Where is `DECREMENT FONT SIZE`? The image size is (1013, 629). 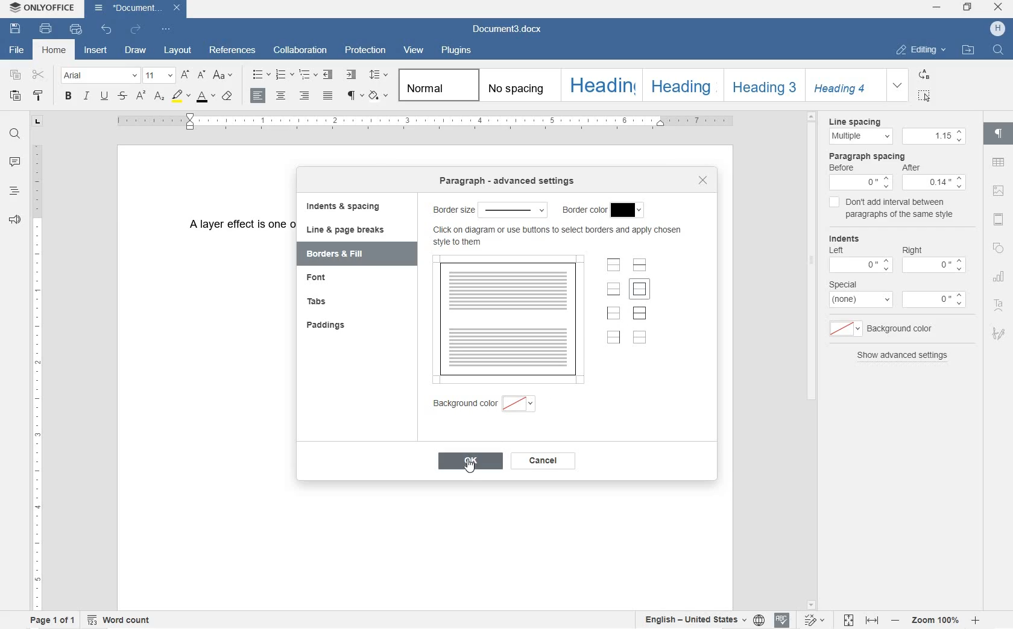 DECREMENT FONT SIZE is located at coordinates (200, 76).